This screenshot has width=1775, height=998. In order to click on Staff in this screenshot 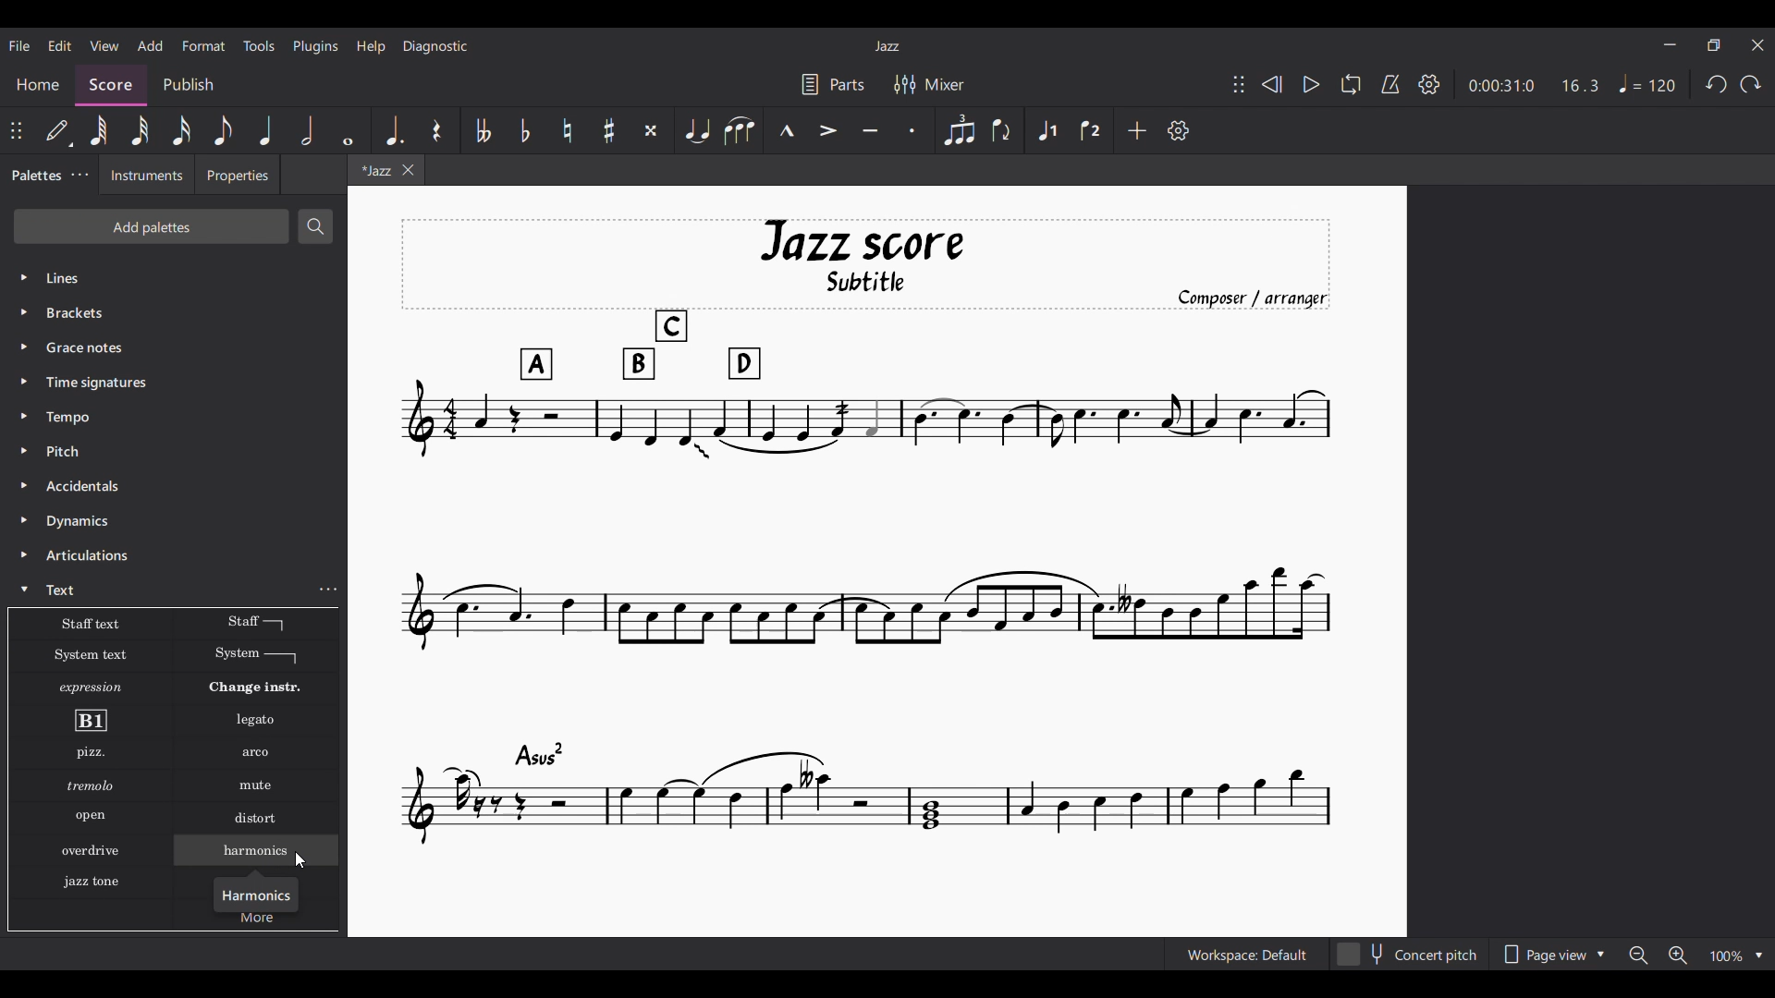, I will do `click(255, 623)`.